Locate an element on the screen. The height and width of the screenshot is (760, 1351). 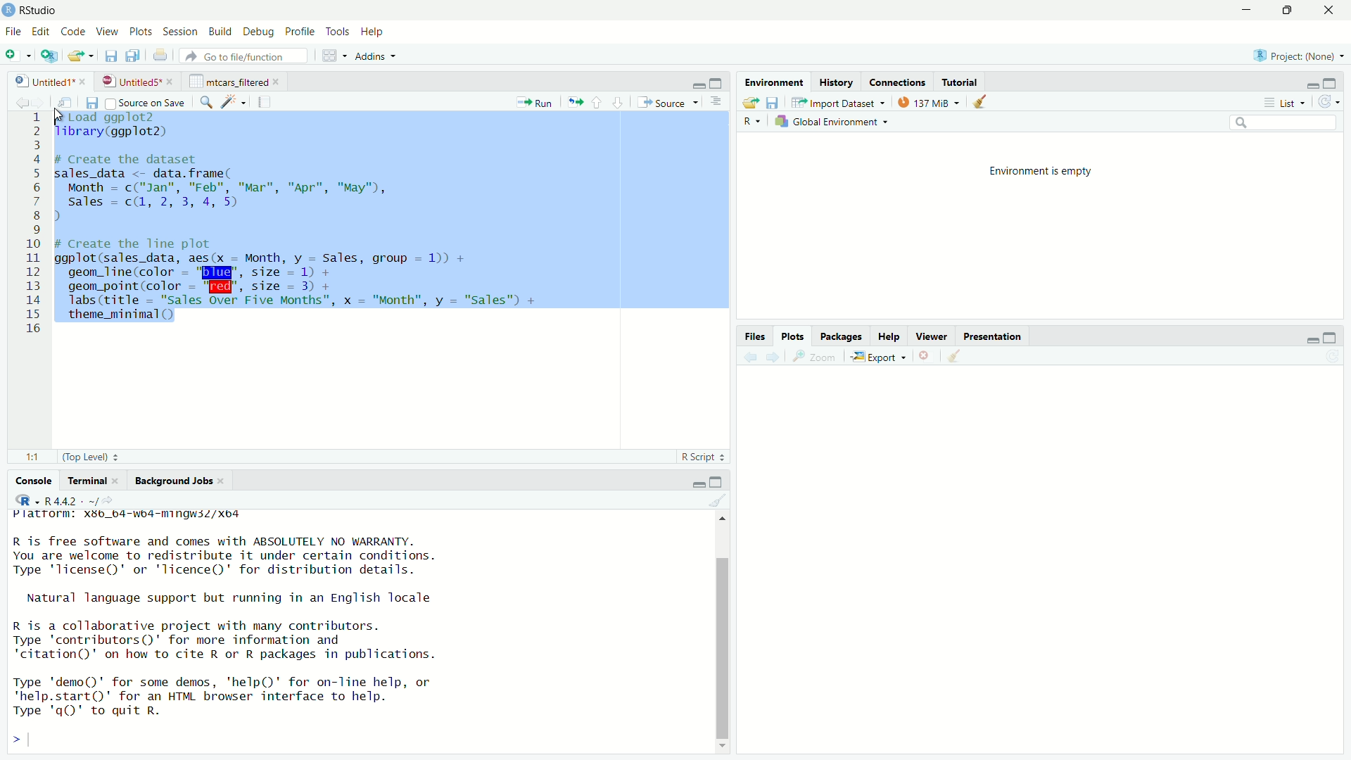
session is located at coordinates (181, 32).